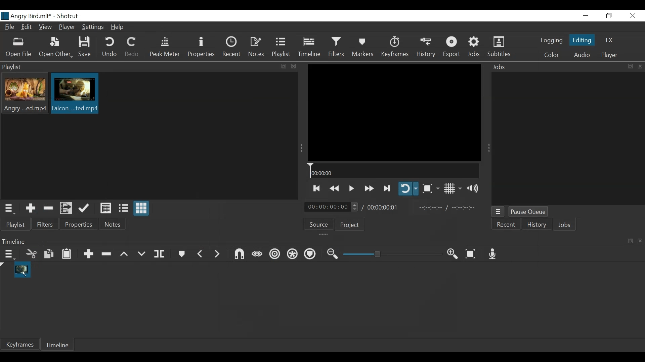 This screenshot has height=362, width=645. Describe the element at coordinates (608, 41) in the screenshot. I see `FX` at that location.